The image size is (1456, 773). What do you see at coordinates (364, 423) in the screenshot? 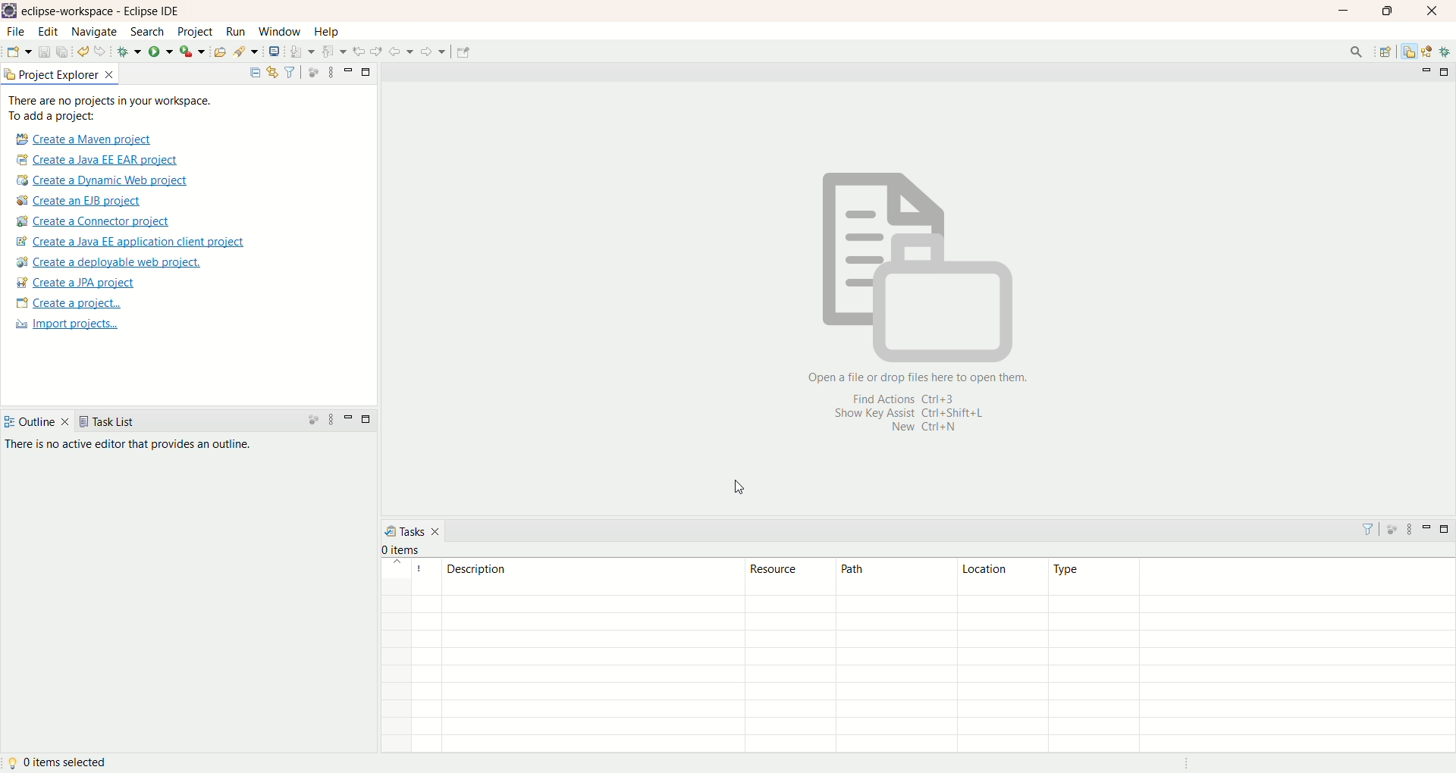
I see `maximize` at bounding box center [364, 423].